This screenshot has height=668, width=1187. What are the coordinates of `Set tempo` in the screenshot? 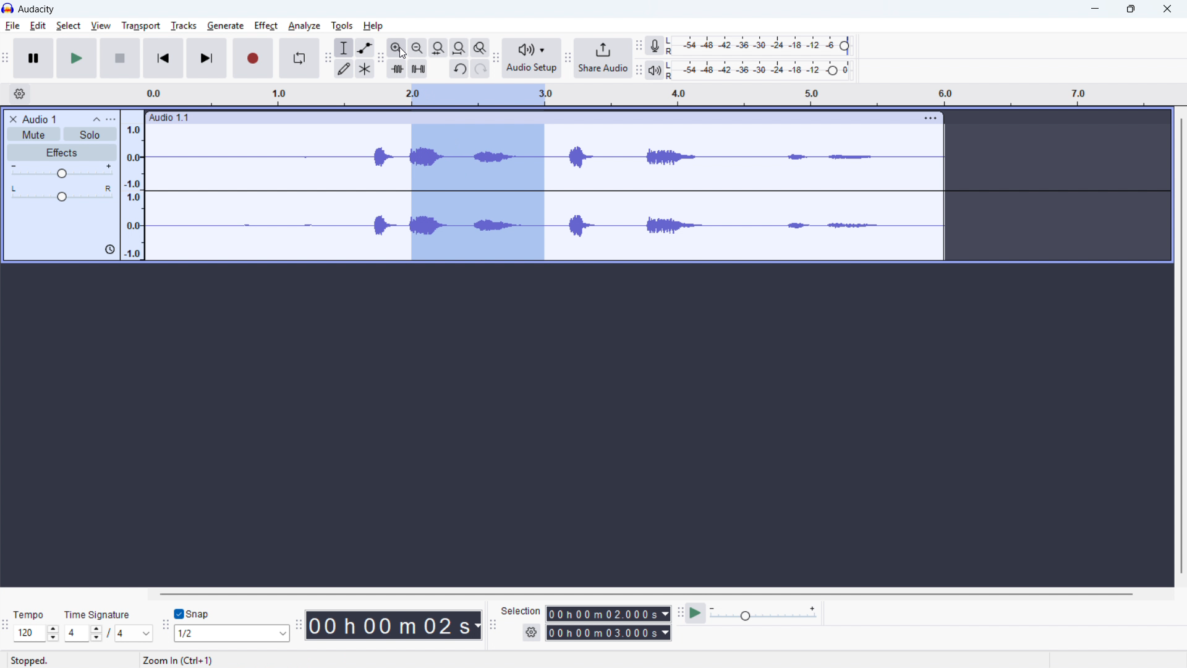 It's located at (36, 633).